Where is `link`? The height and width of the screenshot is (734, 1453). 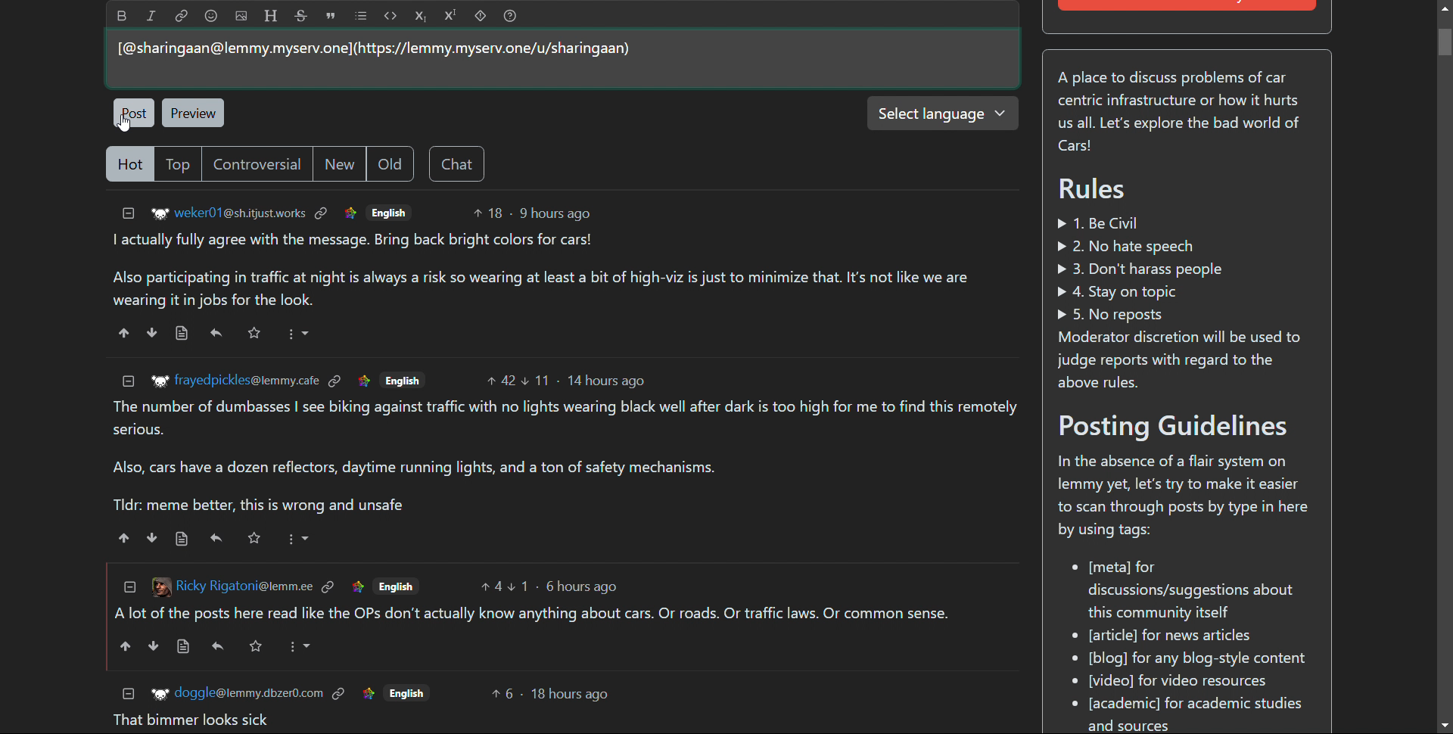
link is located at coordinates (340, 692).